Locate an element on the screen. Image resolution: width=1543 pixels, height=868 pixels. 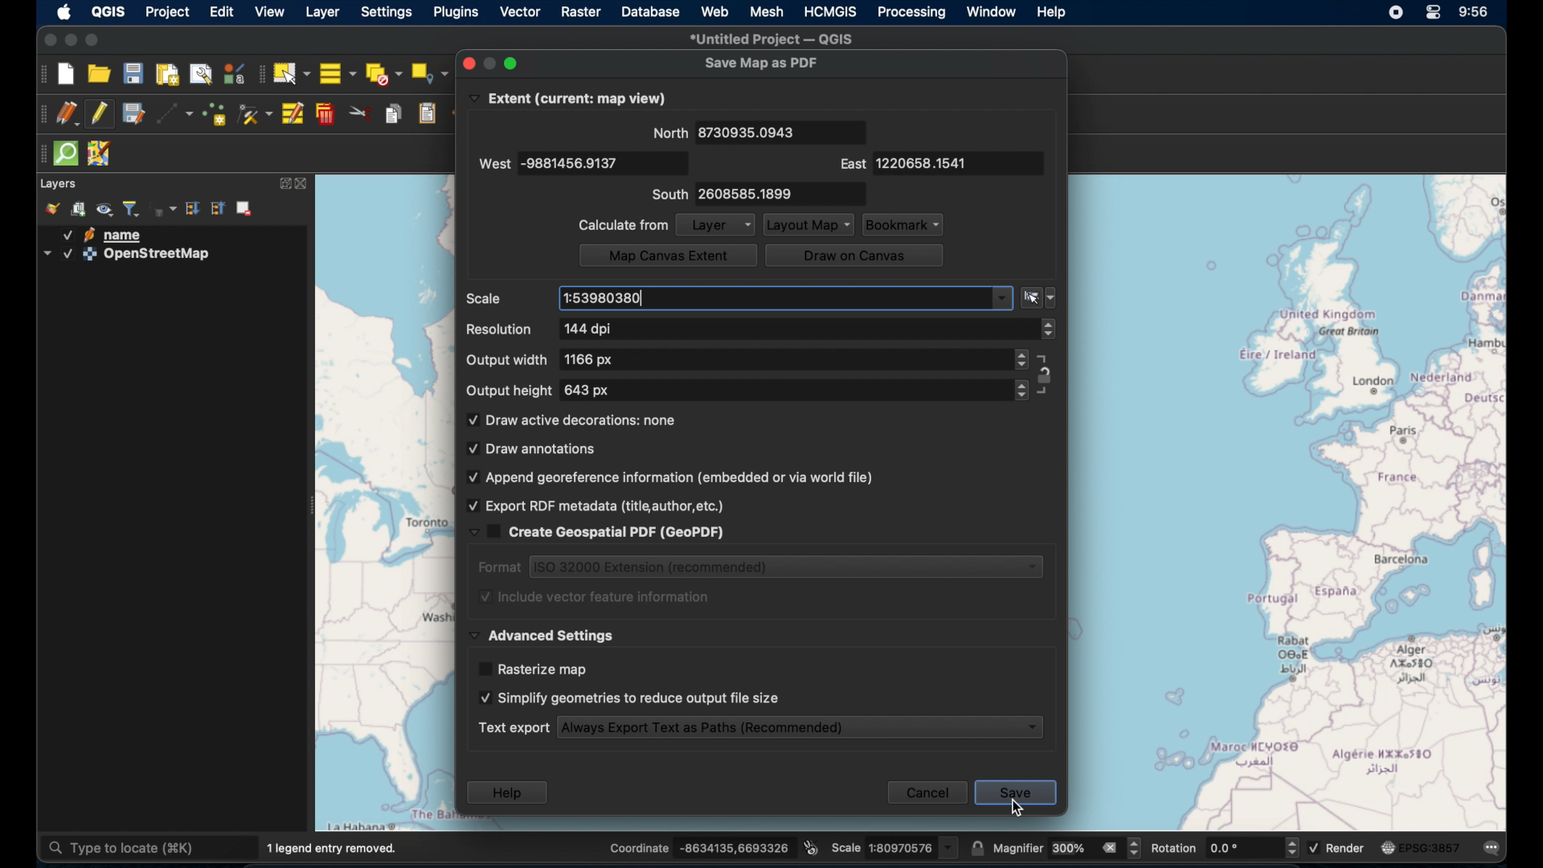
resolution is located at coordinates (498, 330).